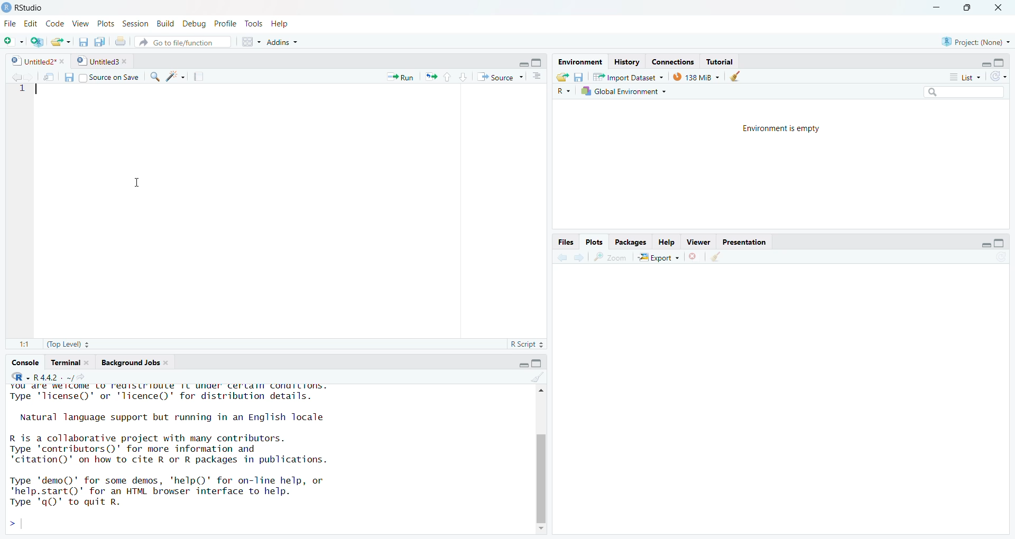  What do you see at coordinates (195, 24) in the screenshot?
I see `Debug` at bounding box center [195, 24].